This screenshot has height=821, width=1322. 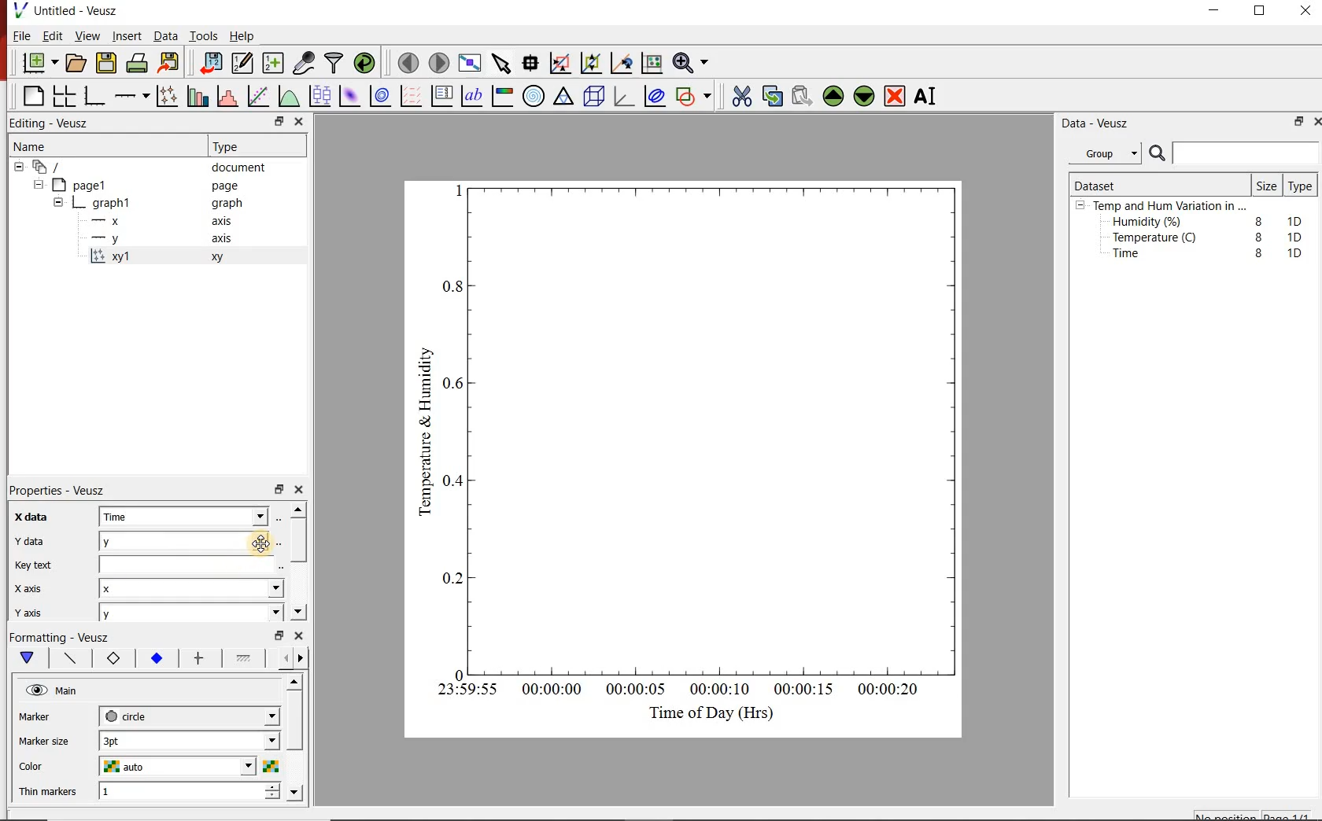 What do you see at coordinates (77, 64) in the screenshot?
I see `open a document` at bounding box center [77, 64].